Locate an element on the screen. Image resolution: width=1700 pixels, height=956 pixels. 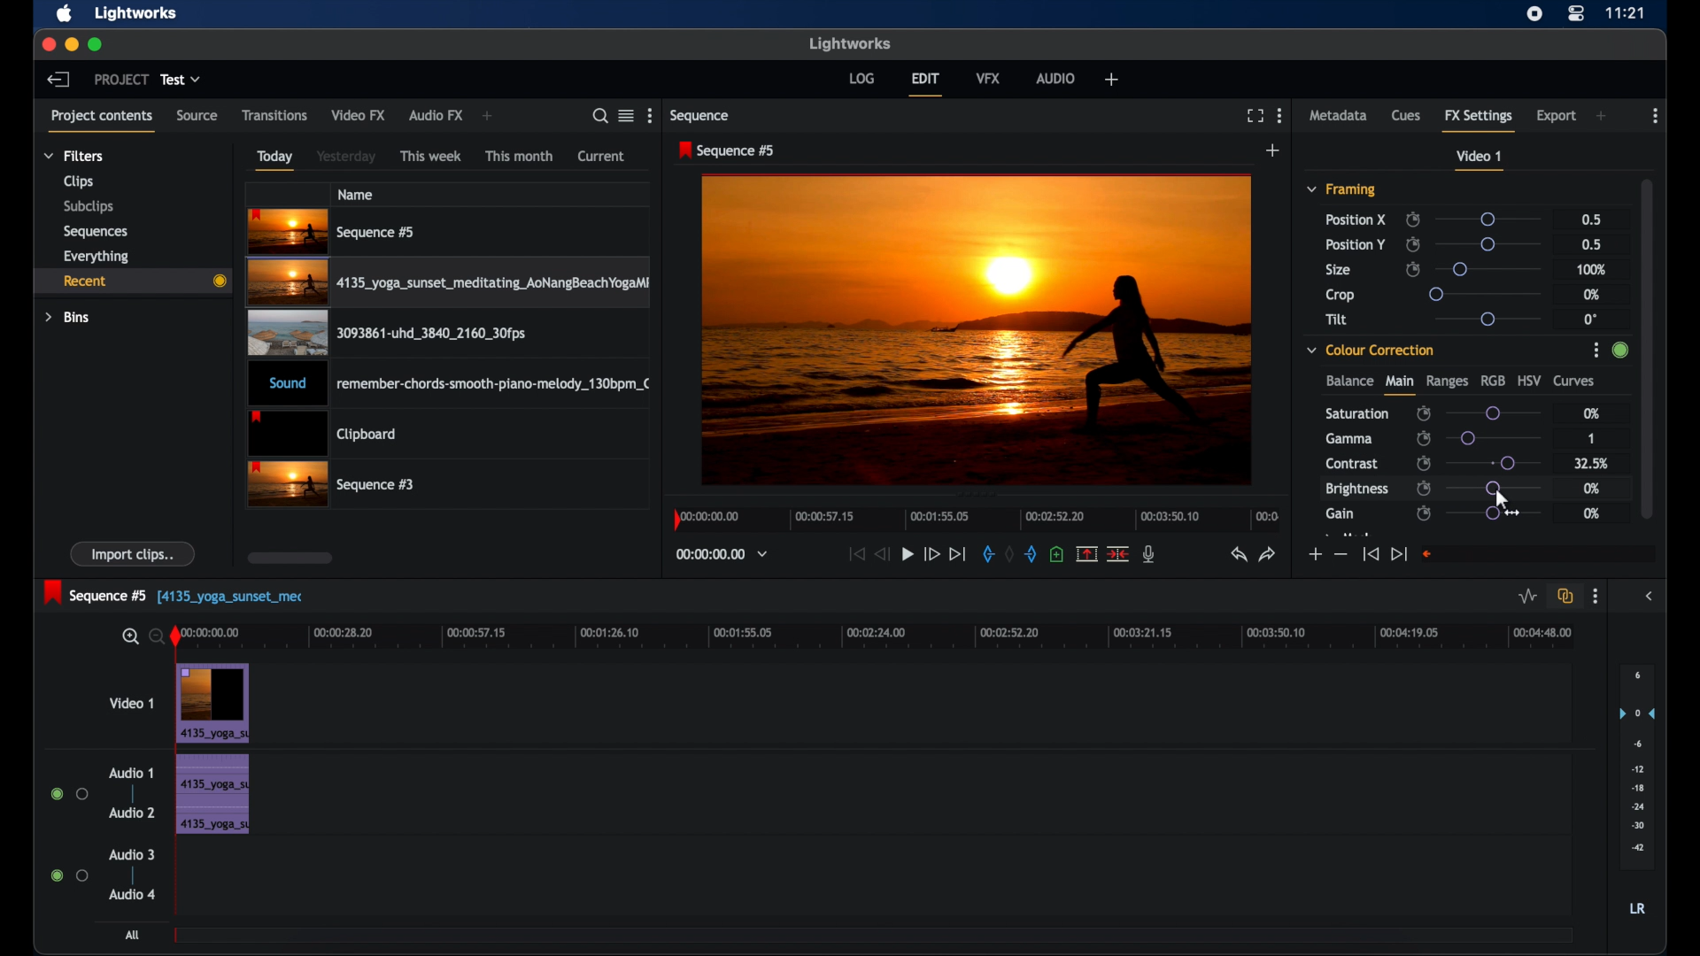
brightness is located at coordinates (1356, 490).